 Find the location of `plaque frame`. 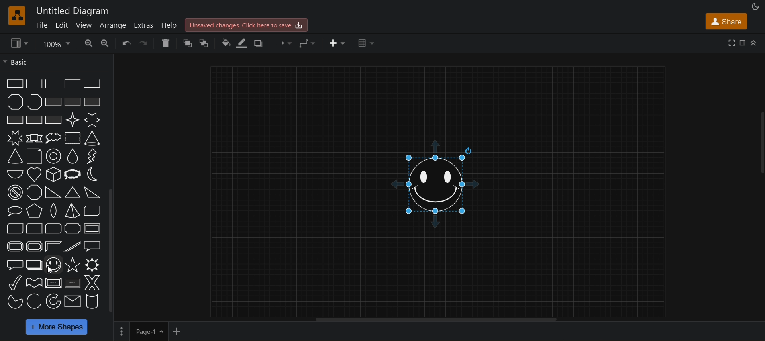

plaque frame is located at coordinates (34, 247).